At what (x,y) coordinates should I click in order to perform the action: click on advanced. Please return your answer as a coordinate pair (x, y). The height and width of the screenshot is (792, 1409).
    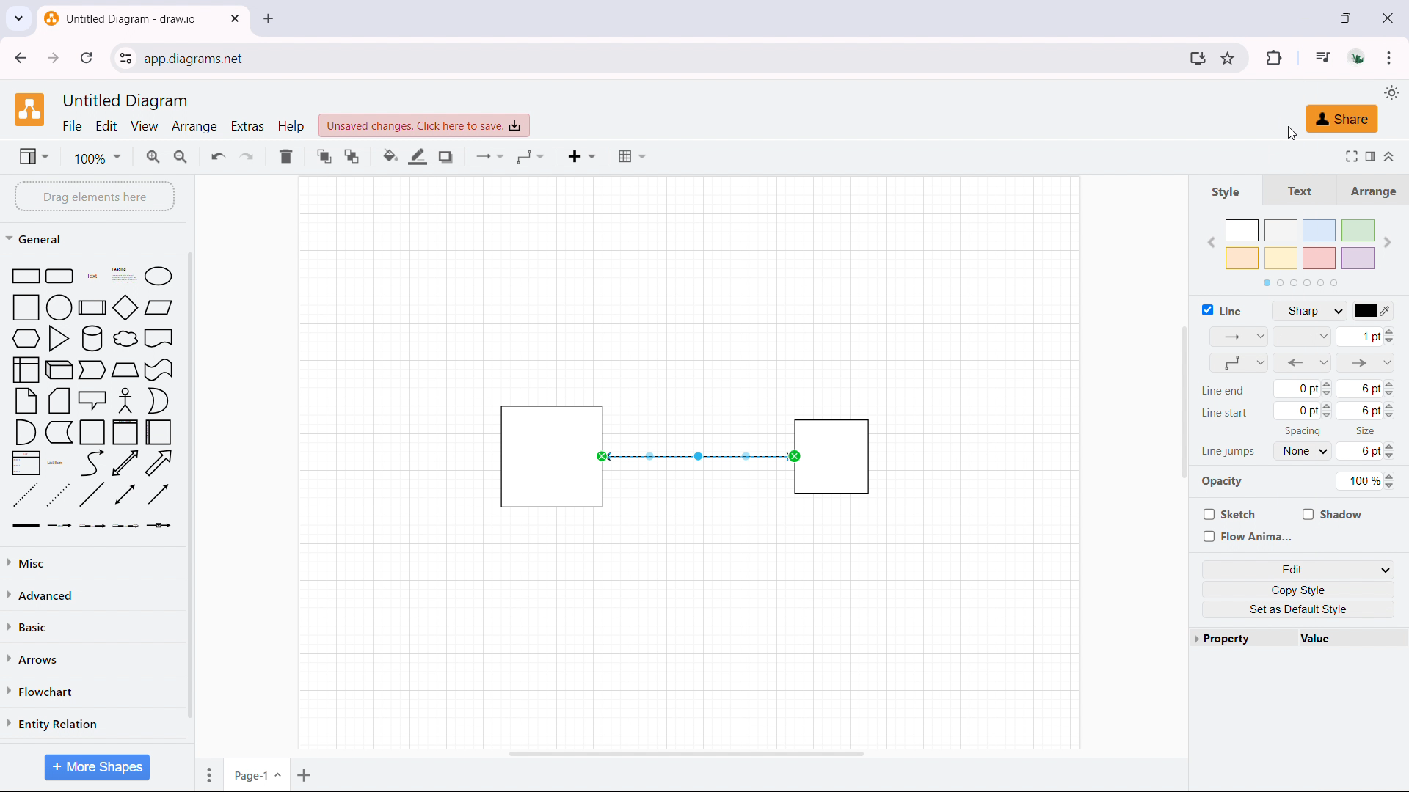
    Looking at the image, I should click on (93, 594).